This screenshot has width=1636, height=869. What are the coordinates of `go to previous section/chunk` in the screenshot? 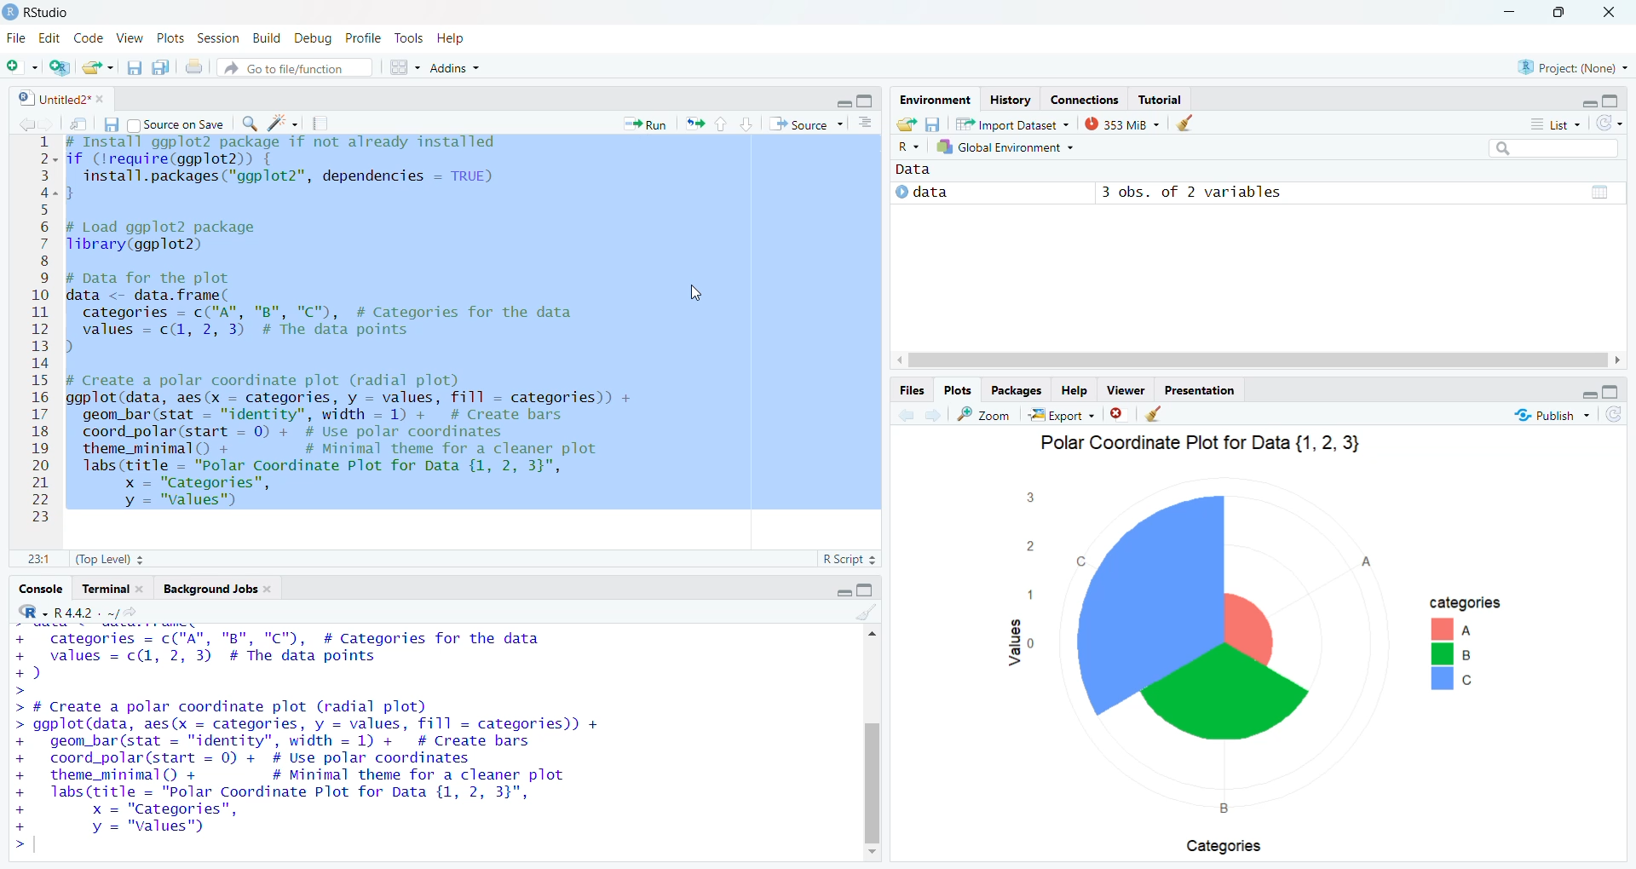 It's located at (724, 124).